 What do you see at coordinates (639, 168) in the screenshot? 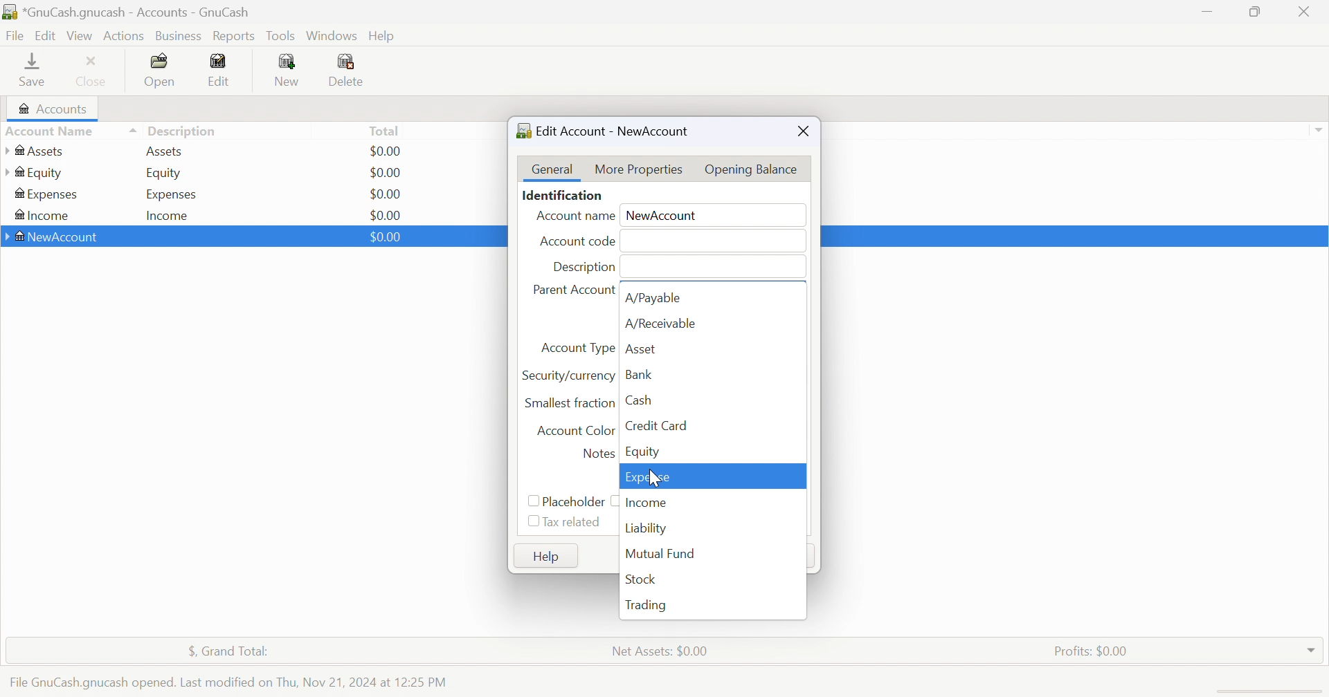
I see `More Properties` at bounding box center [639, 168].